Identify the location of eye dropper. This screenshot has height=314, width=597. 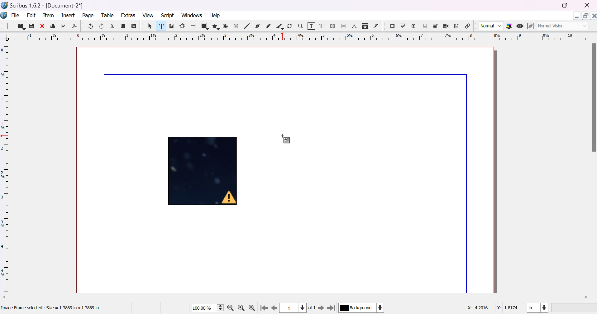
(377, 26).